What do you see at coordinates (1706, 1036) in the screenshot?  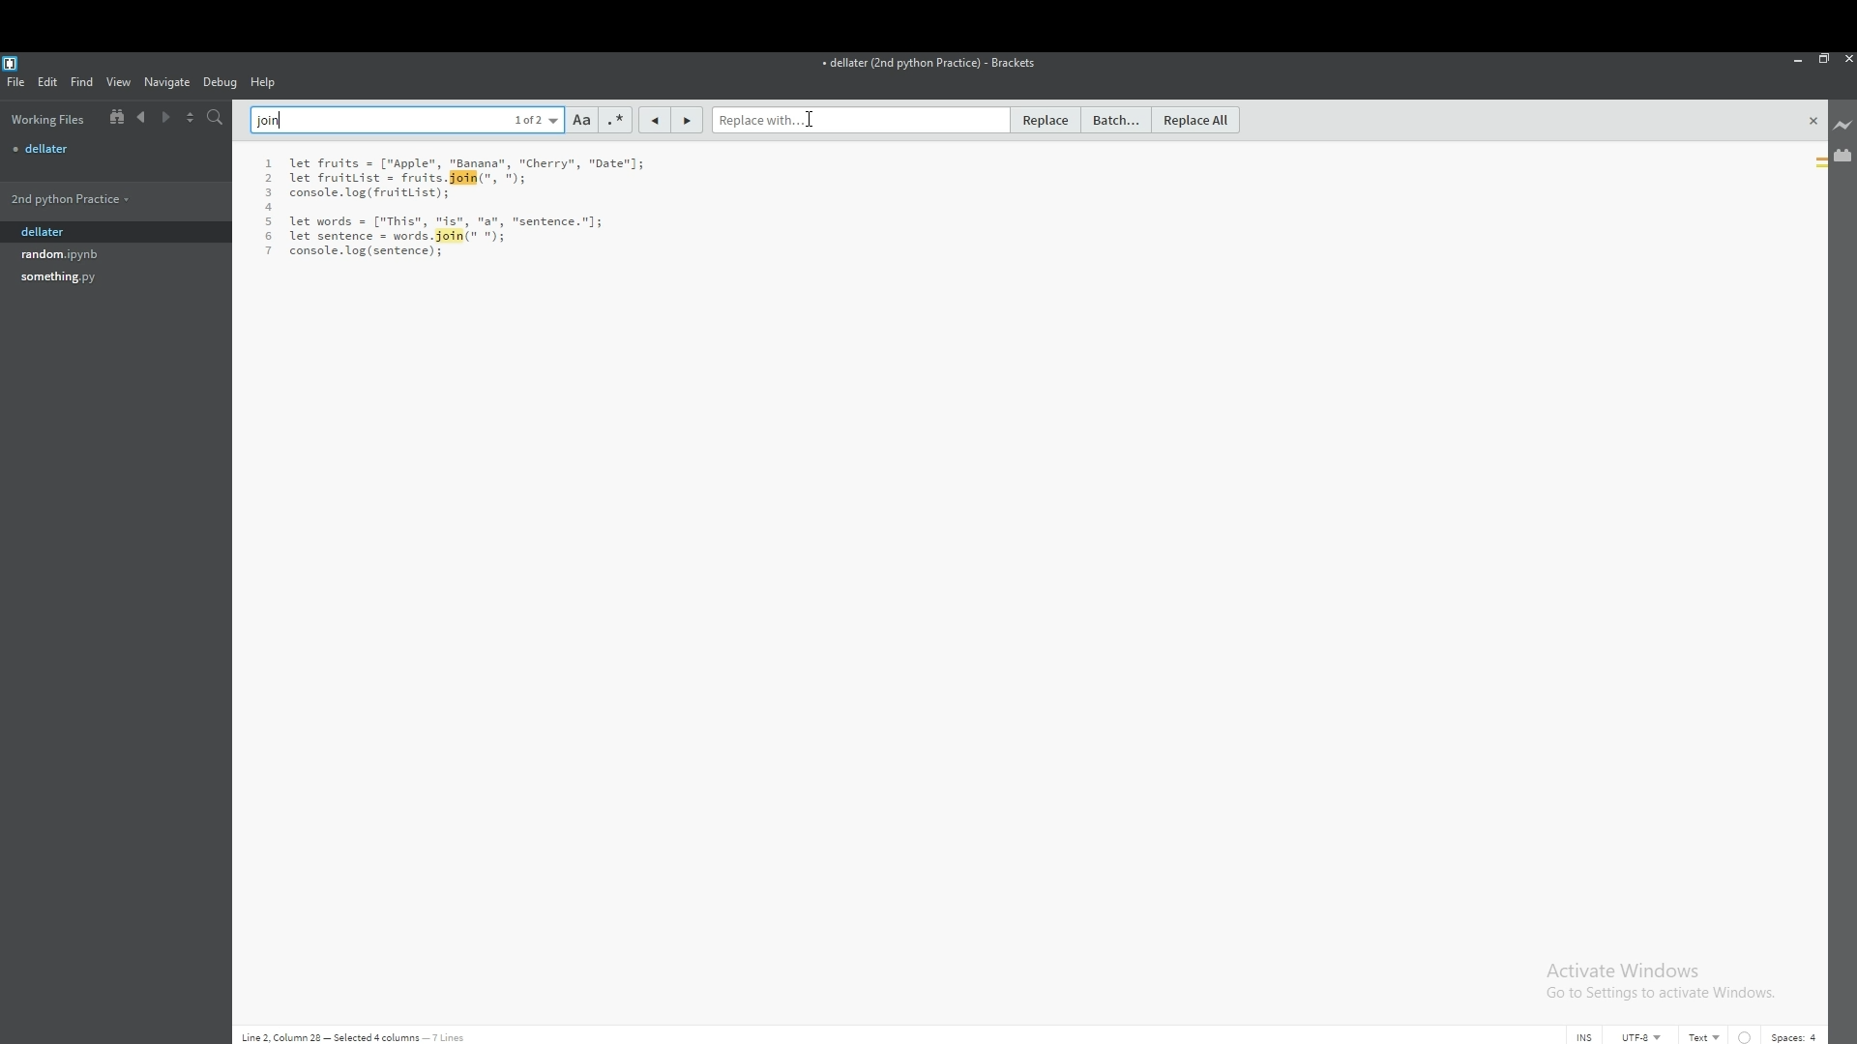 I see `text` at bounding box center [1706, 1036].